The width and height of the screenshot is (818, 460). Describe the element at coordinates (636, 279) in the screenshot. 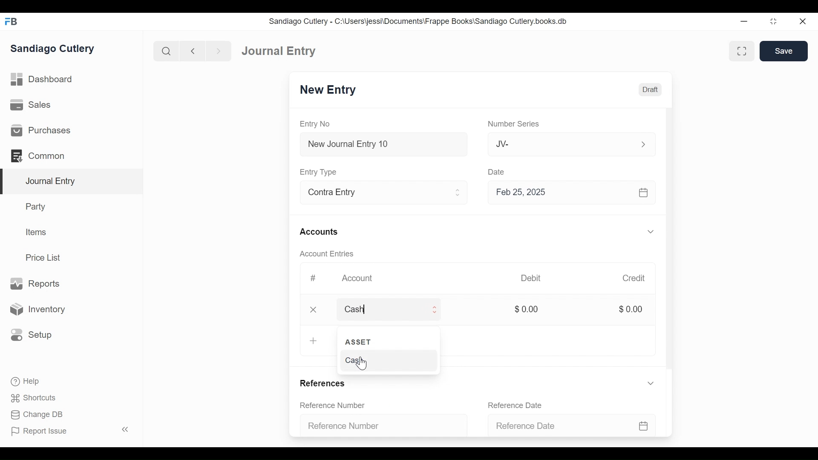

I see `Credit` at that location.